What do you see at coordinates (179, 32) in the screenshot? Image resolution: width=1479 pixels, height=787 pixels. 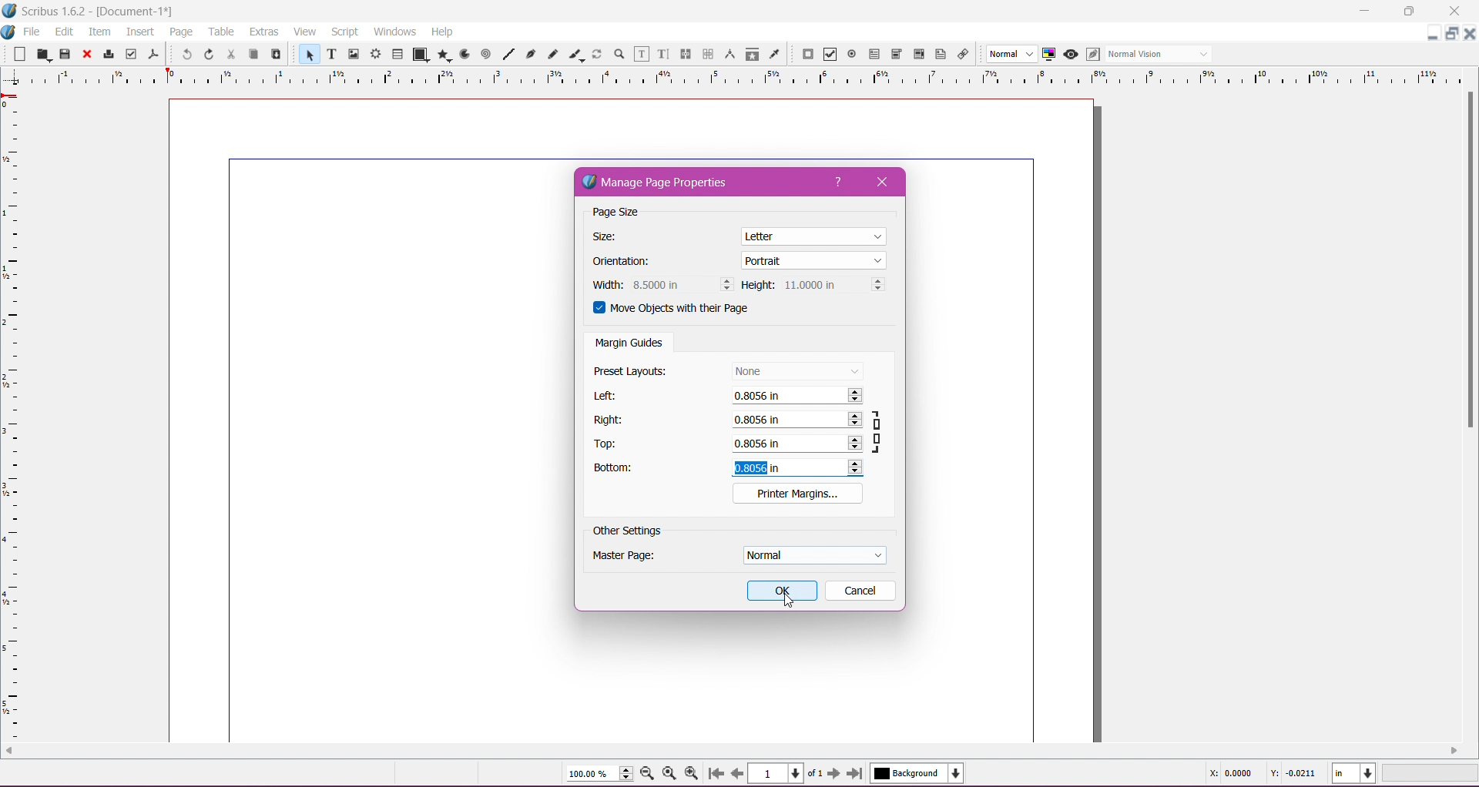 I see `Page` at bounding box center [179, 32].